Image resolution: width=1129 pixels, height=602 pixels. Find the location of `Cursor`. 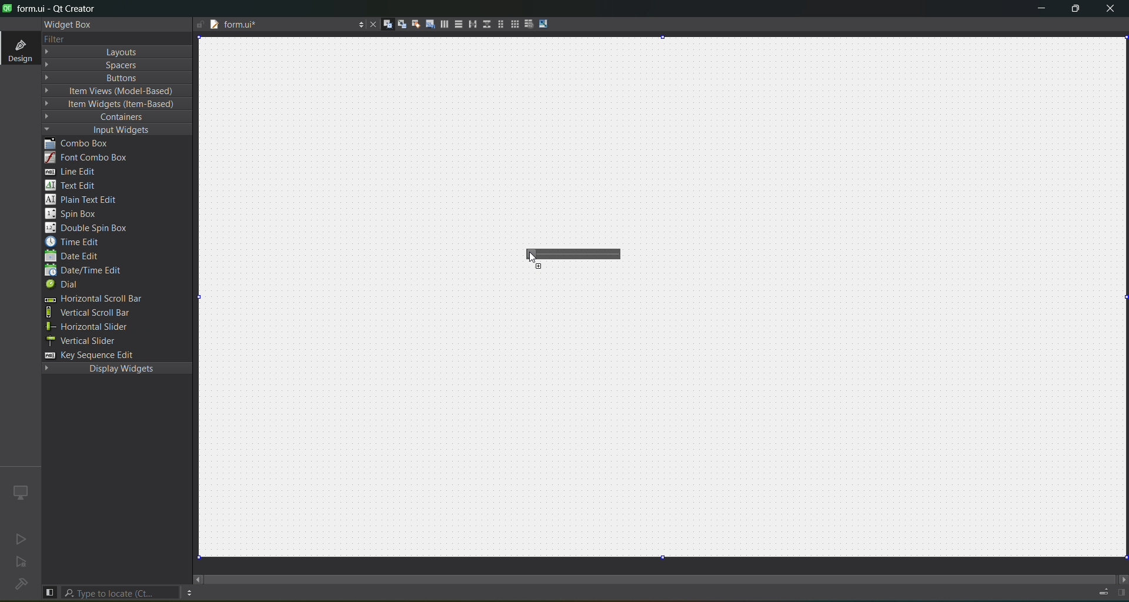

Cursor is located at coordinates (530, 260).